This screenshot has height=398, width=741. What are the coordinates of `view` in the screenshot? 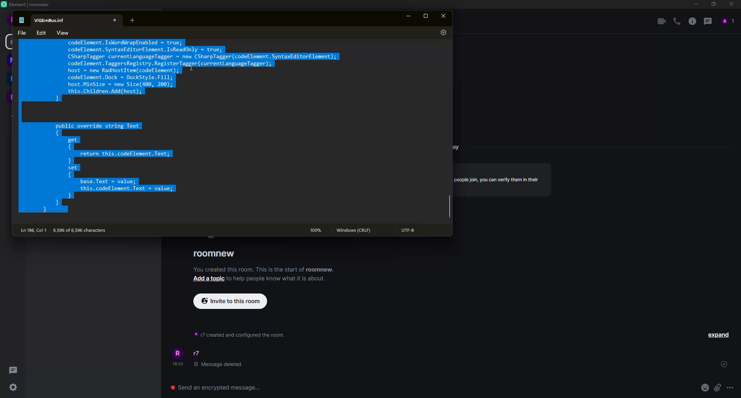 It's located at (63, 32).